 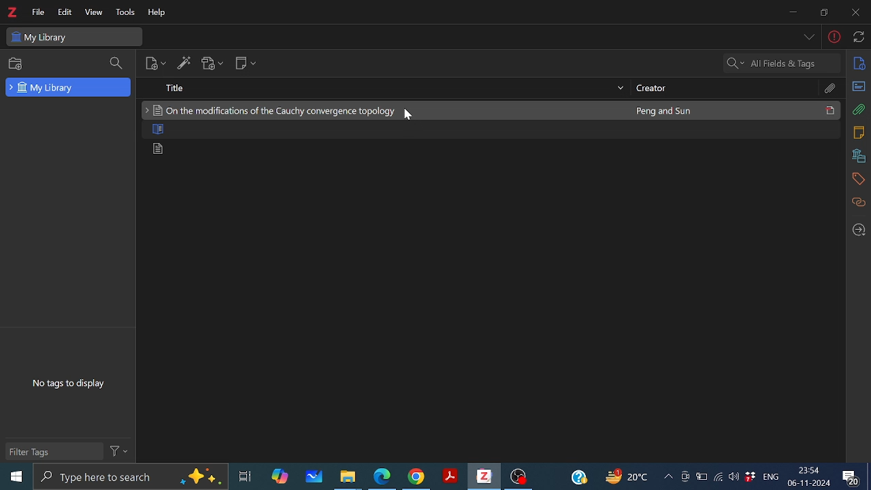 What do you see at coordinates (186, 65) in the screenshot?
I see `Add items` at bounding box center [186, 65].